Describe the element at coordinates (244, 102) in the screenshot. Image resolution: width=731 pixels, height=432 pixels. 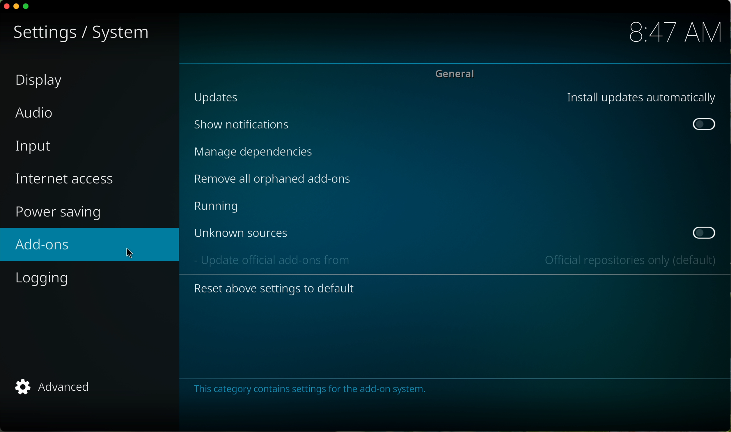
I see `Updates` at that location.